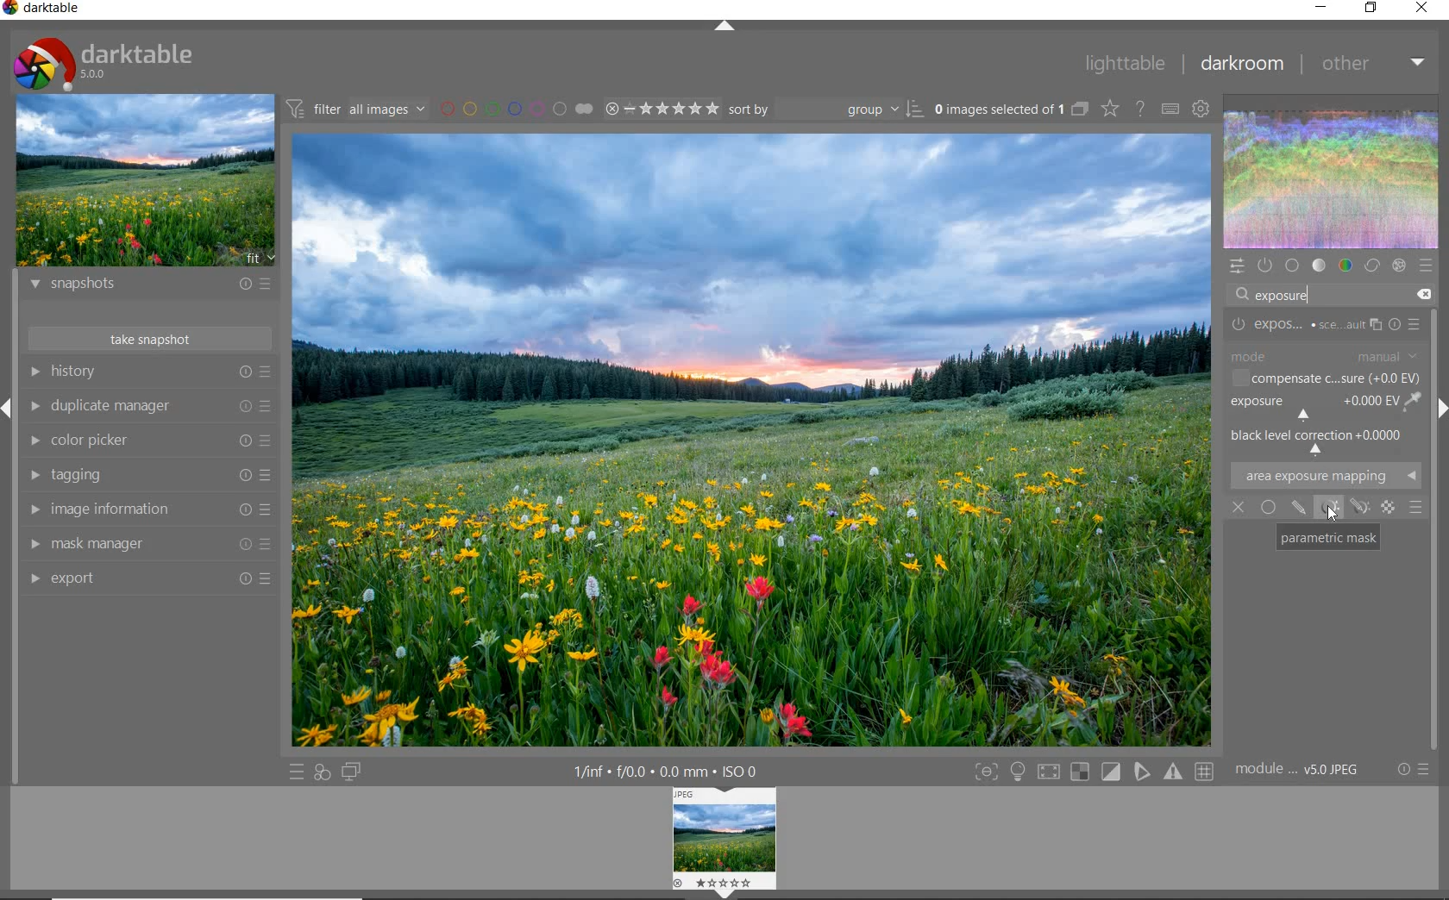 This screenshot has width=1449, height=900. Describe the element at coordinates (1240, 506) in the screenshot. I see `OFF` at that location.